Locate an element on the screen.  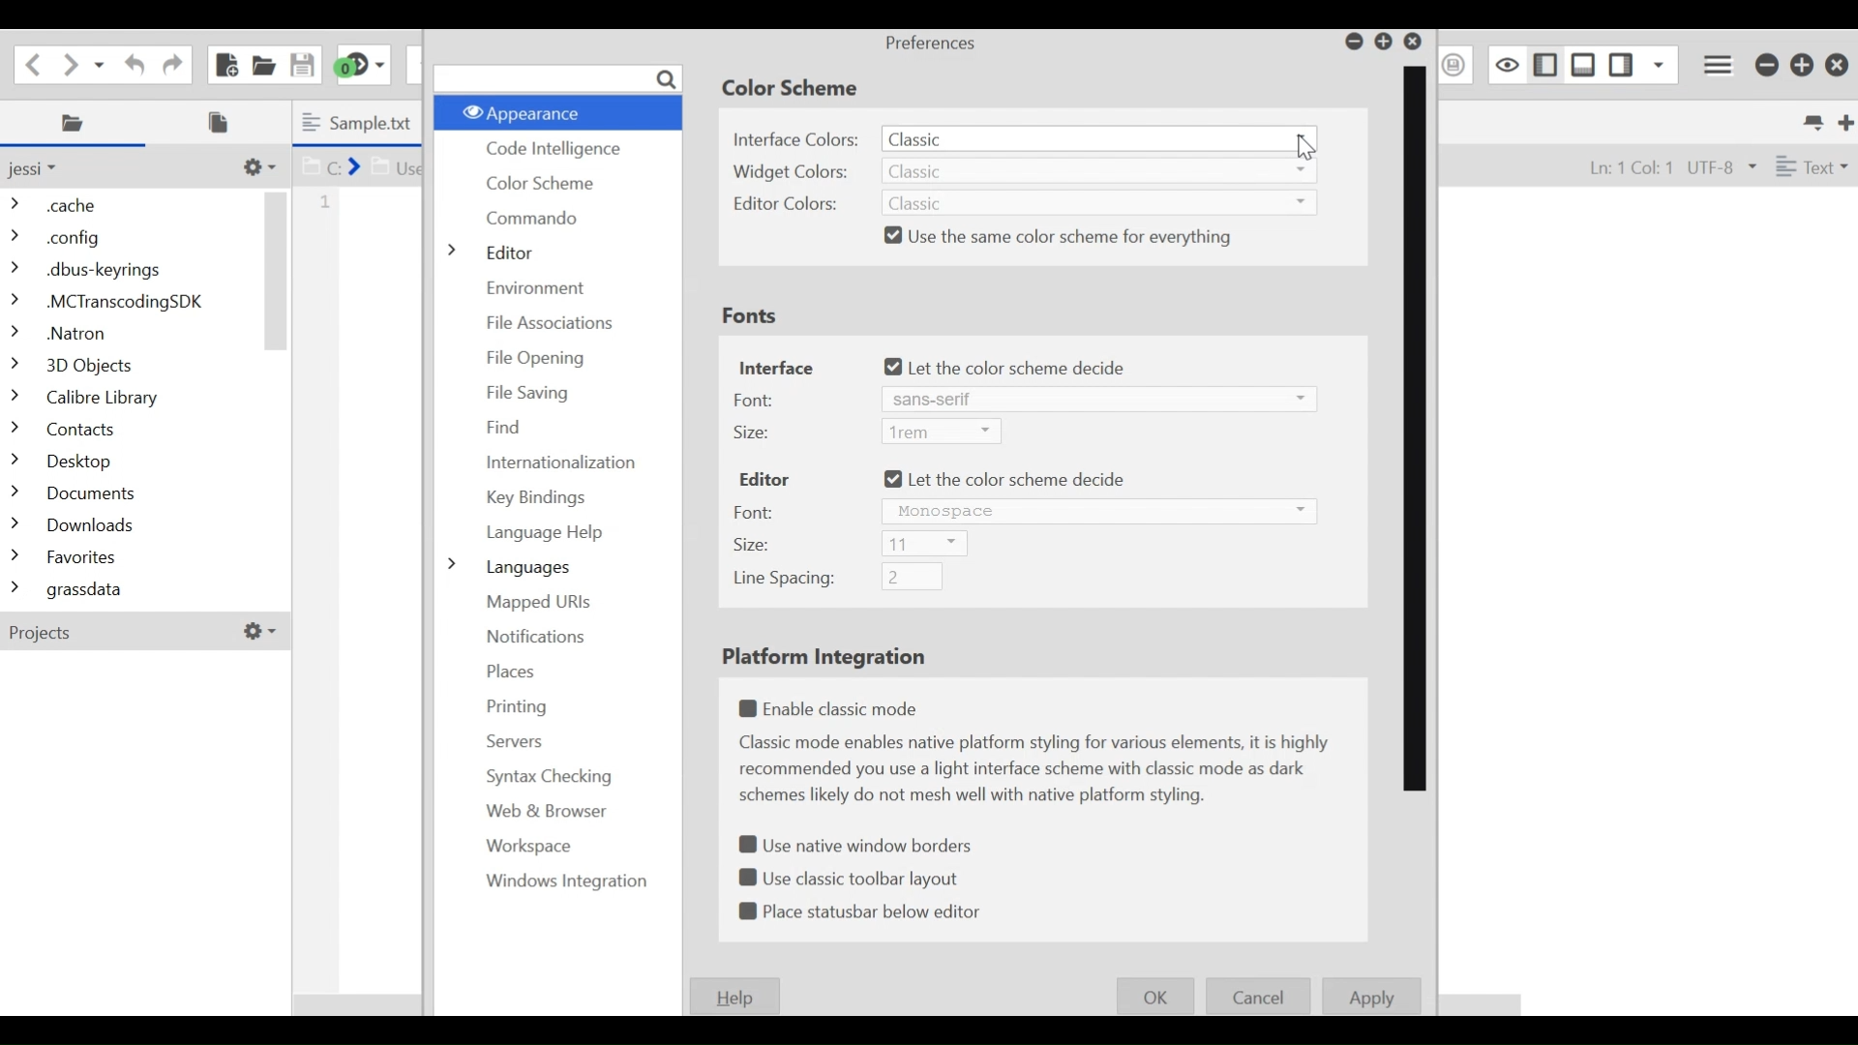
Go forward one location is located at coordinates (72, 63).